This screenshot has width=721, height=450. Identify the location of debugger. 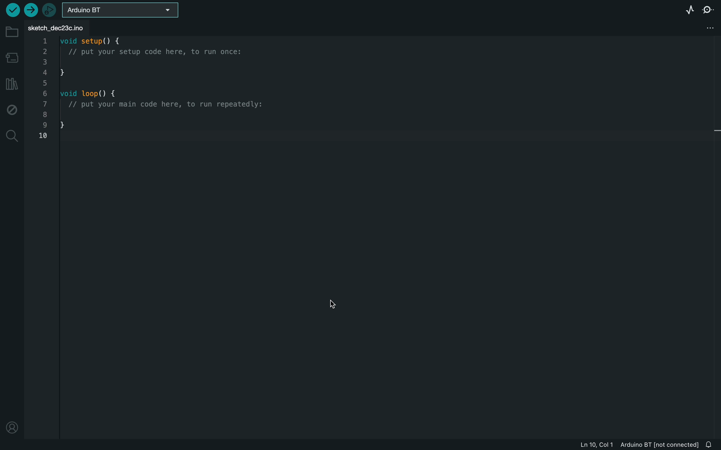
(50, 10).